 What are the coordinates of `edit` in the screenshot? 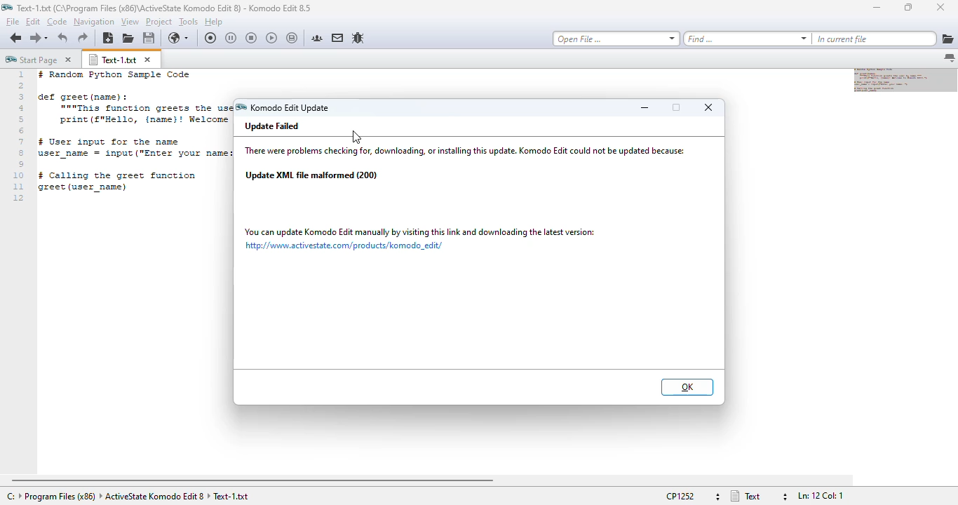 It's located at (32, 21).